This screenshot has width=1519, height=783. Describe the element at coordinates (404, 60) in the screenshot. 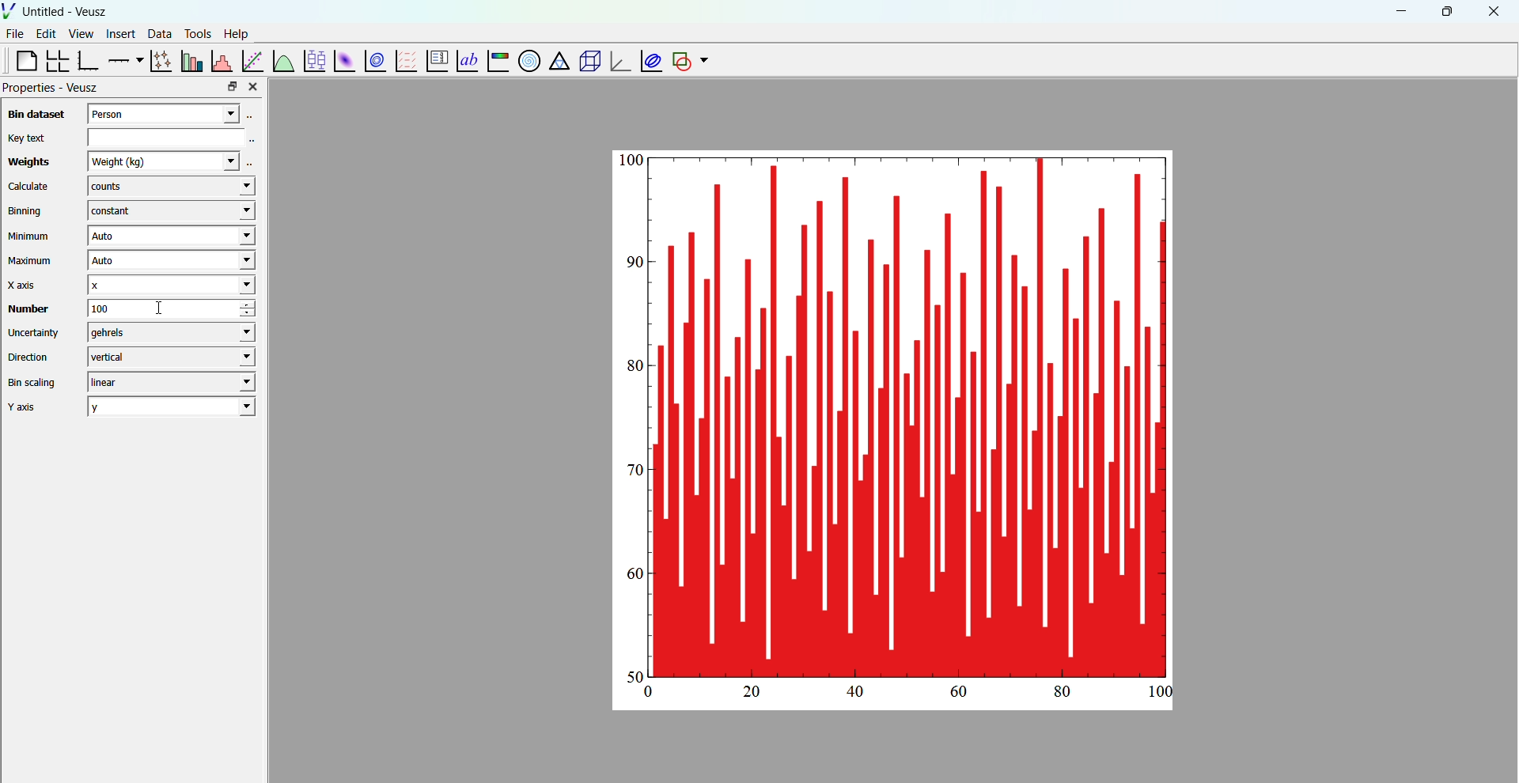

I see `plot a vector table` at that location.